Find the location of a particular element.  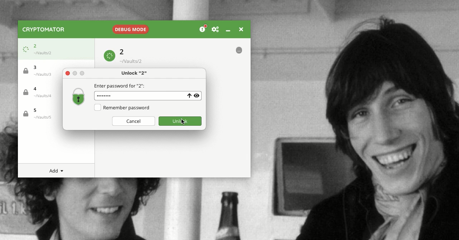

cursor is located at coordinates (182, 121).